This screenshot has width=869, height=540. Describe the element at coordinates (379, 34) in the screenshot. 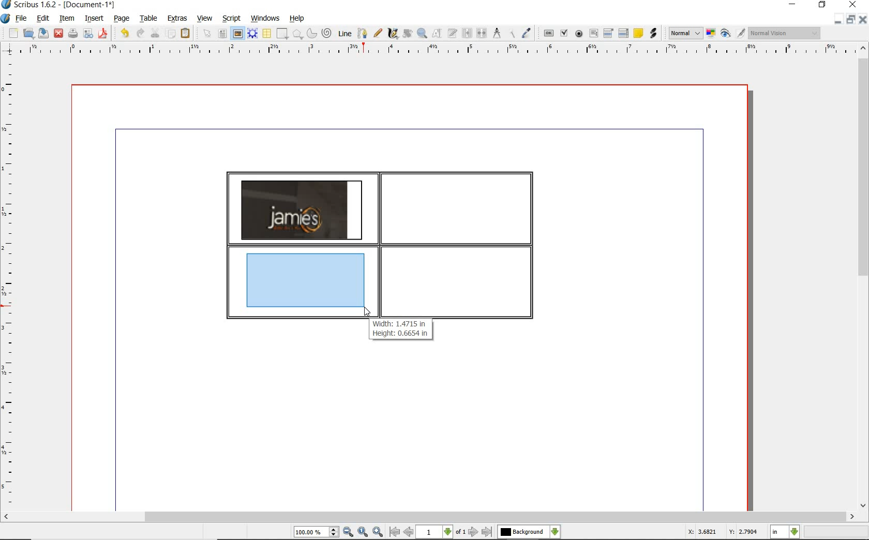

I see `freehand line` at that location.